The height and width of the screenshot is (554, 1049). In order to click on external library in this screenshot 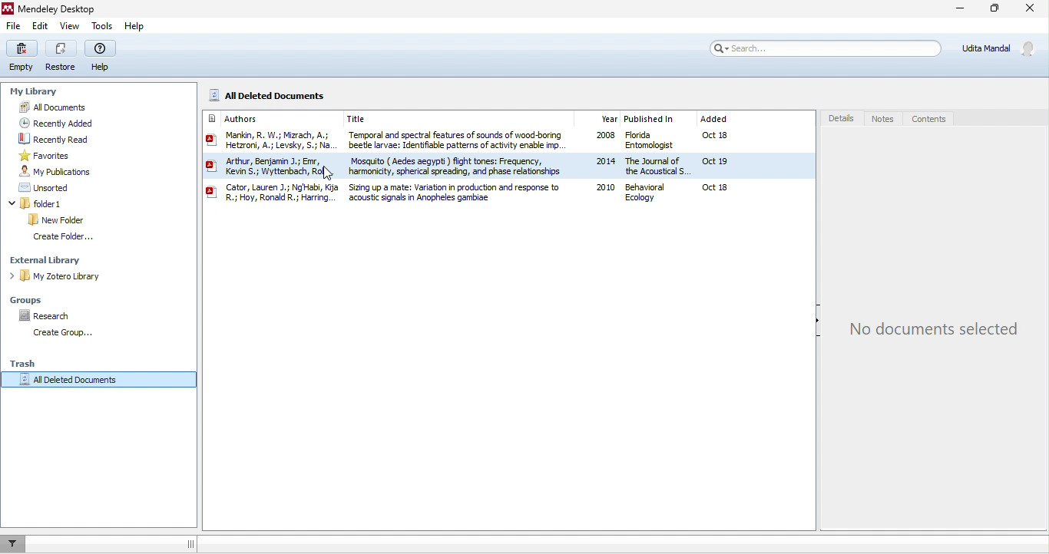, I will do `click(49, 259)`.